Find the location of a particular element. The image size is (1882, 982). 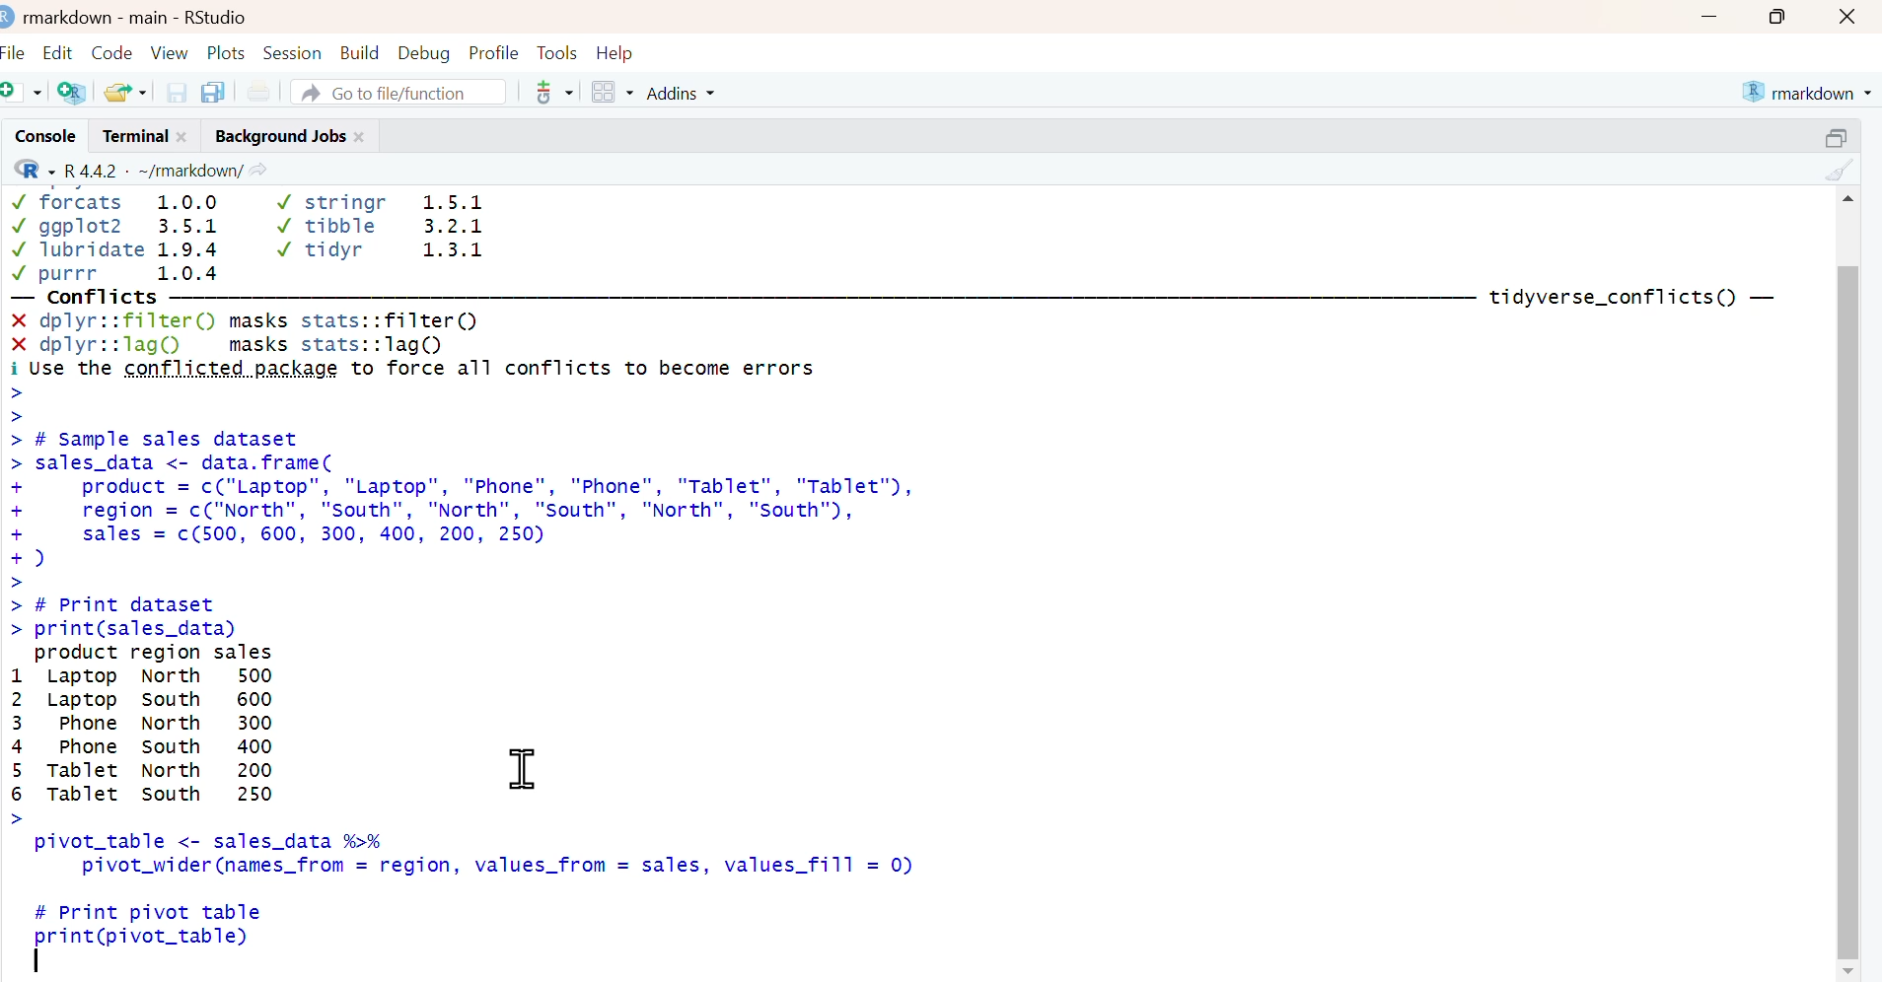

clear console is located at coordinates (1842, 169).